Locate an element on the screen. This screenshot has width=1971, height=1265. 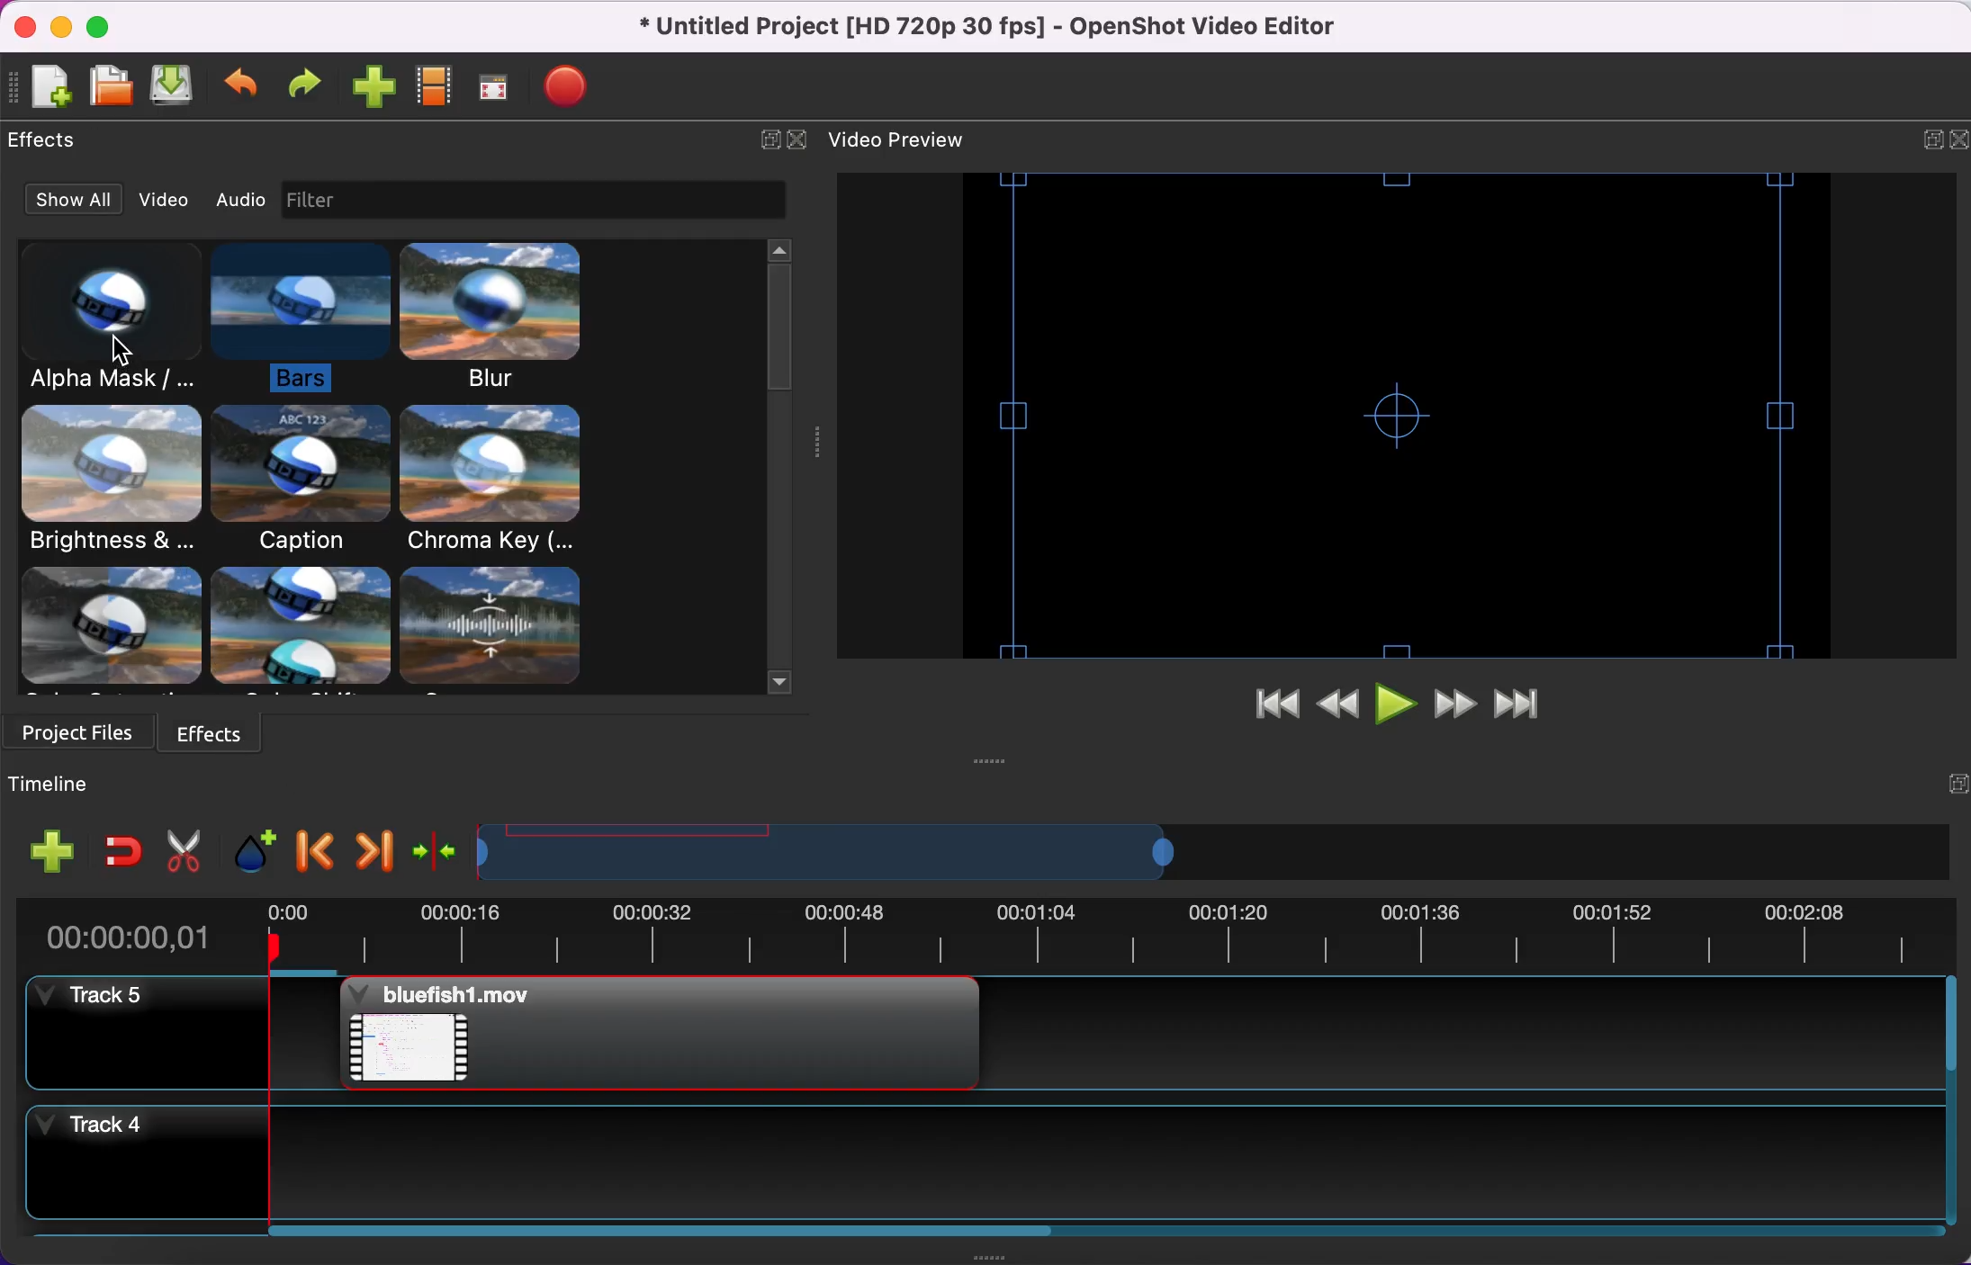
save file is located at coordinates (176, 89).